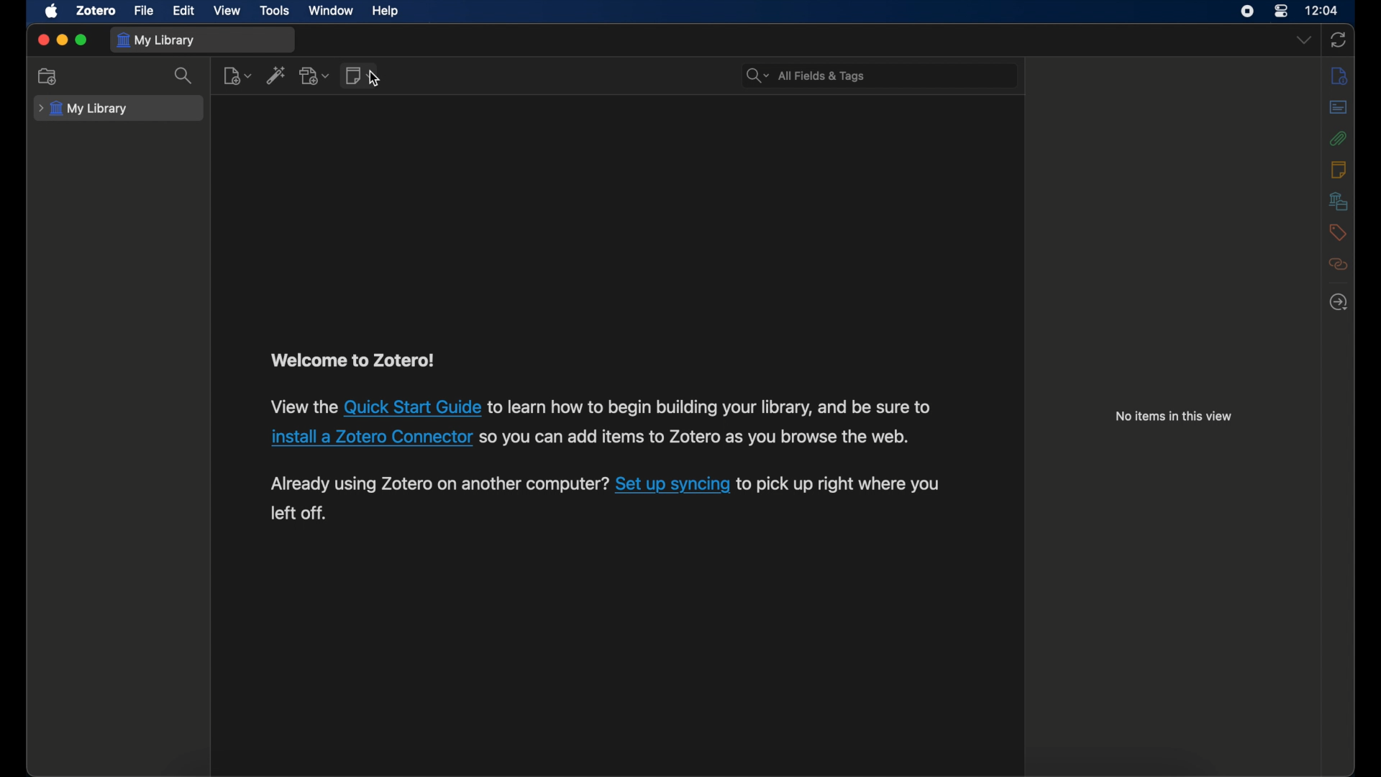 The width and height of the screenshot is (1381, 777). What do you see at coordinates (1339, 169) in the screenshot?
I see `notes` at bounding box center [1339, 169].